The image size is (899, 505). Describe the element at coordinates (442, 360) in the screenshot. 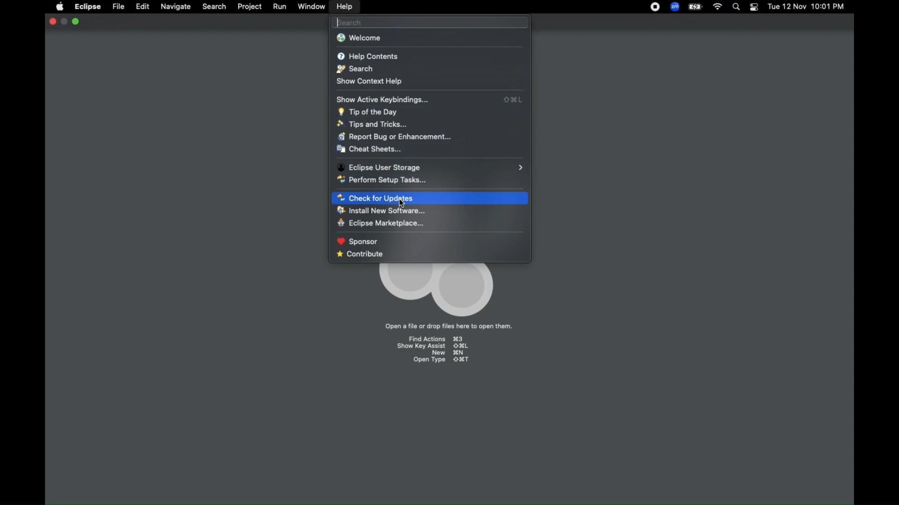

I see `open type ` at that location.